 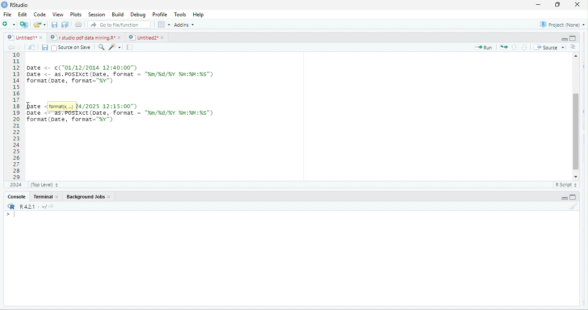 What do you see at coordinates (575, 47) in the screenshot?
I see `show document outline` at bounding box center [575, 47].